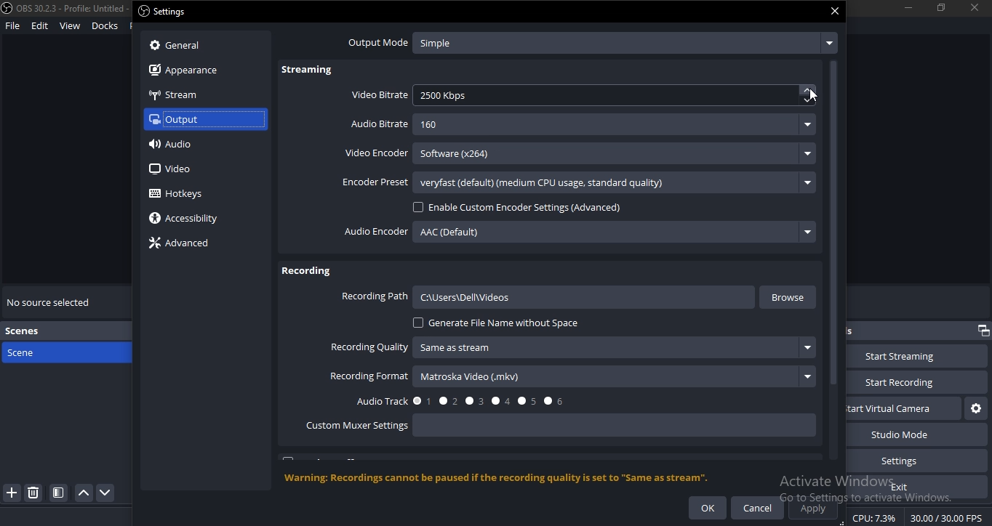 The height and width of the screenshot is (526, 992). I want to click on cursor, so click(817, 96).